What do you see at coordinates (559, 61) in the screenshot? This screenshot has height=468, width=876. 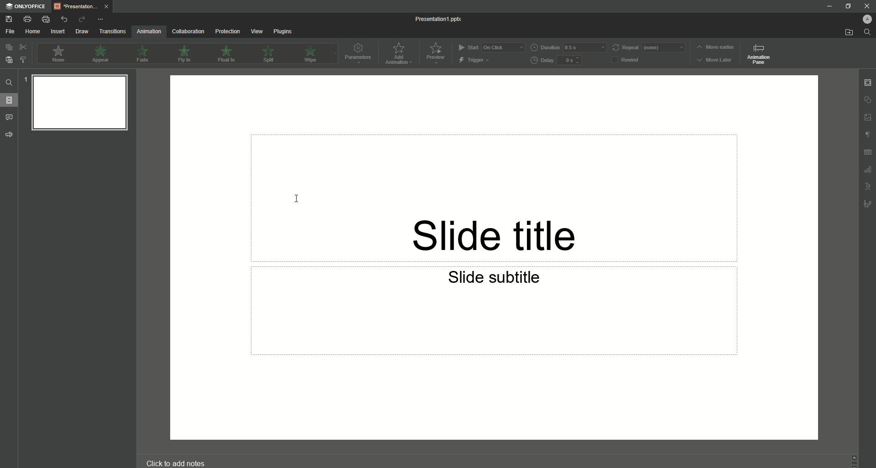 I see `Delay` at bounding box center [559, 61].